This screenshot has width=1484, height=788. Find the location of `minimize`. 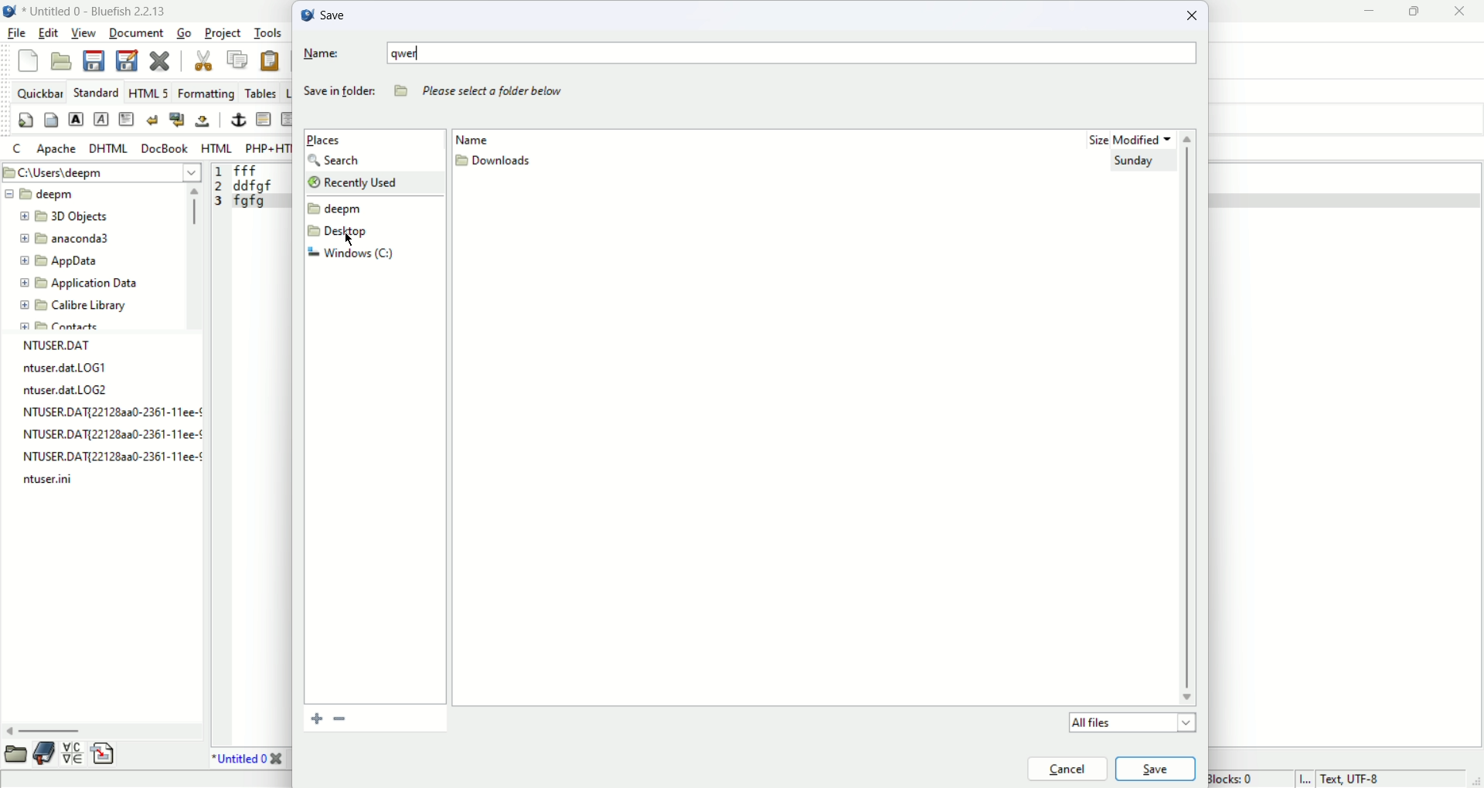

minimize is located at coordinates (1366, 12).